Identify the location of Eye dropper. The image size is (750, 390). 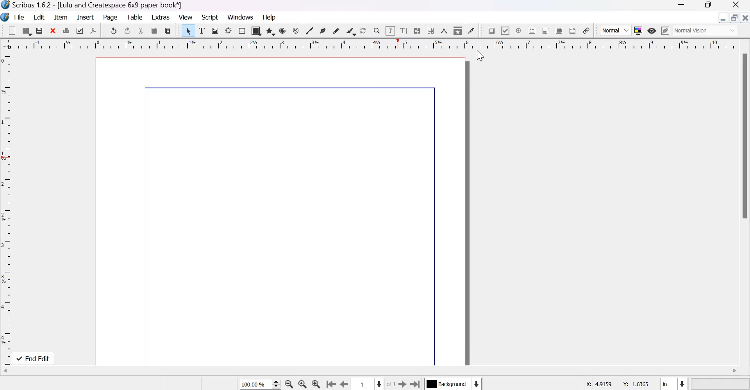
(471, 31).